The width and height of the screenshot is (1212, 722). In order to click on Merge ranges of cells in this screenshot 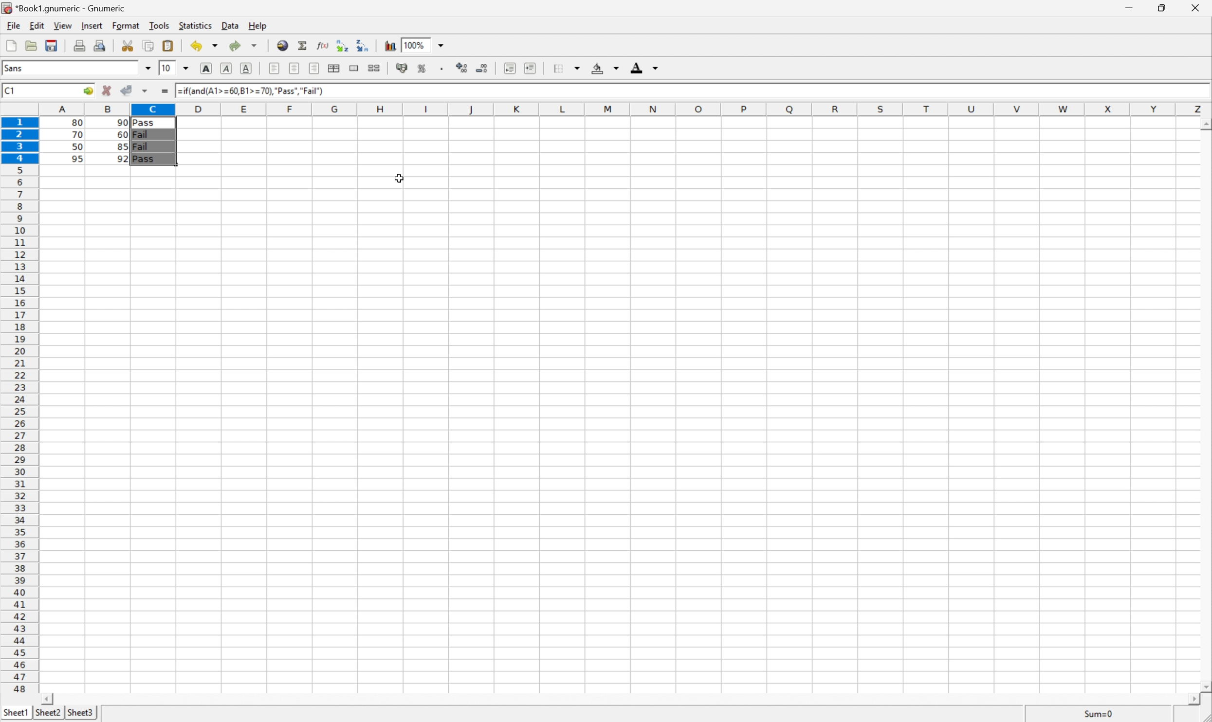, I will do `click(353, 68)`.